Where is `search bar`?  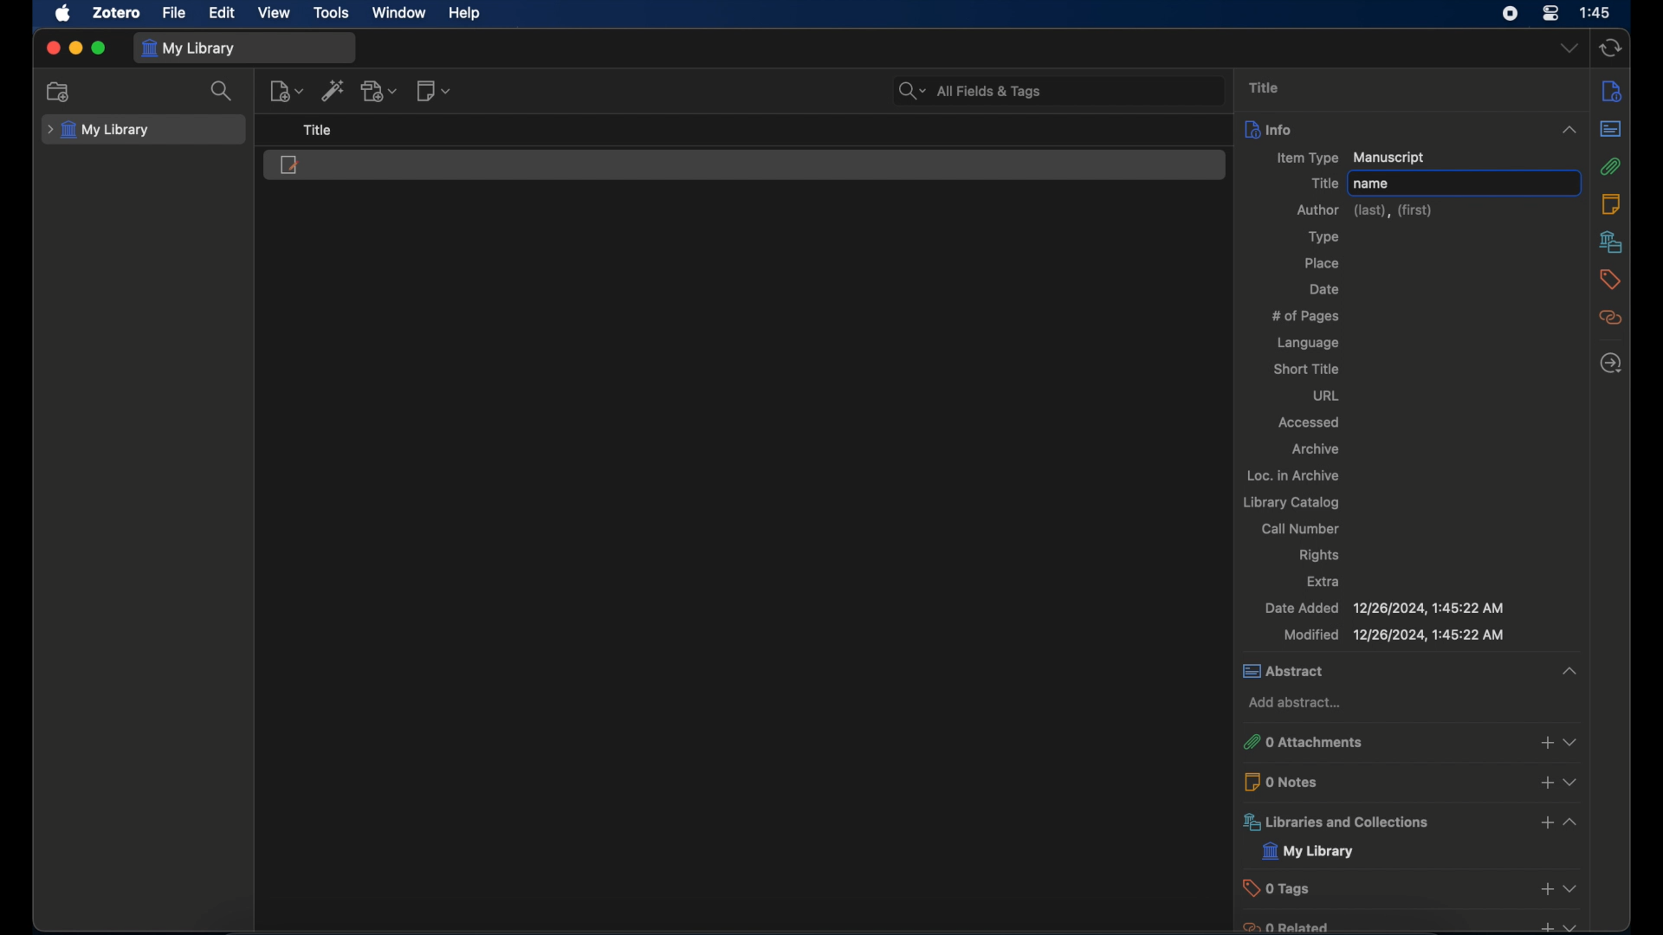 search bar is located at coordinates (970, 92).